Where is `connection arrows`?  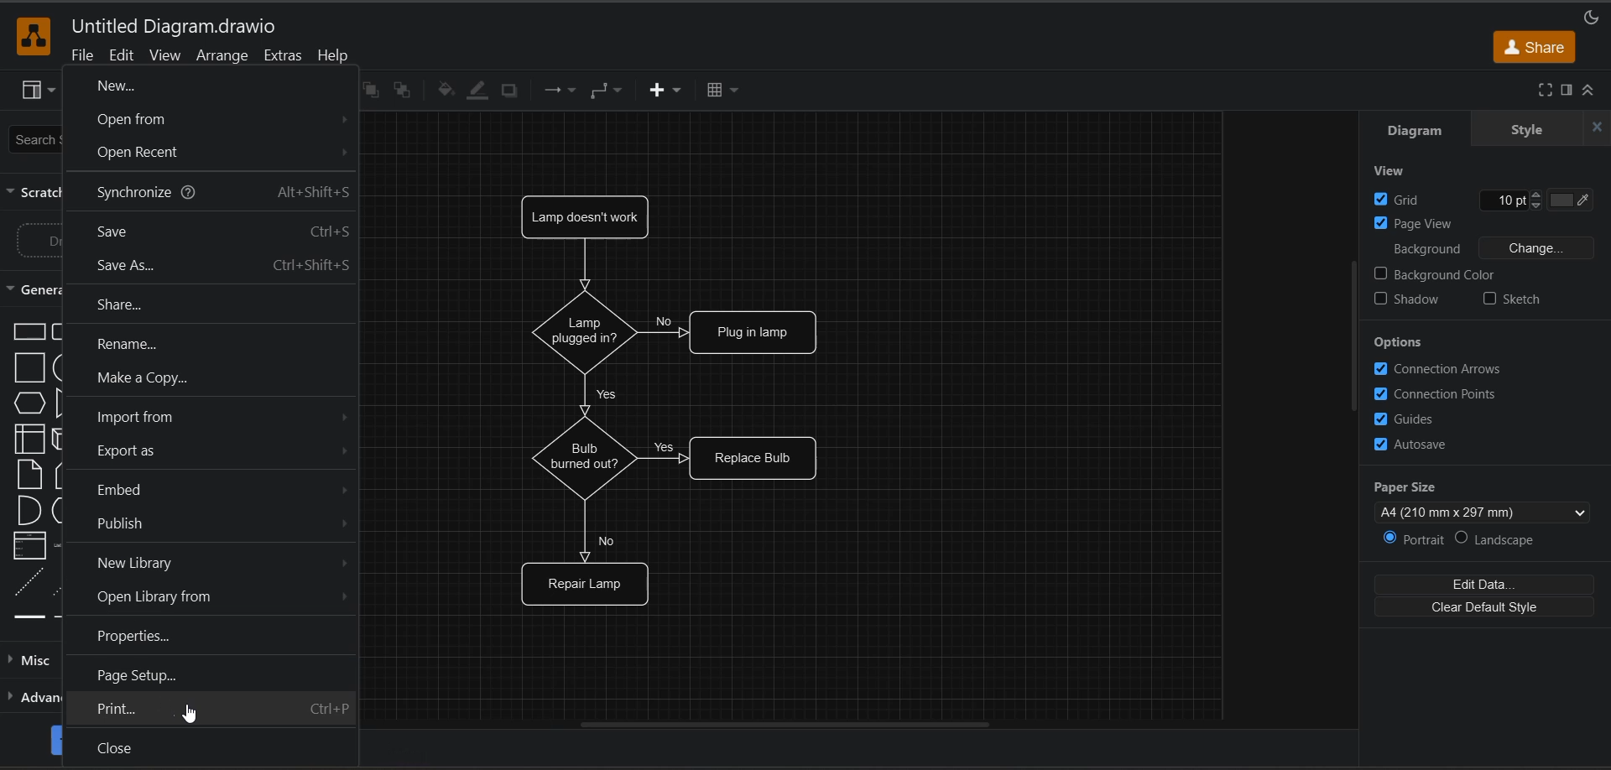
connection arrows is located at coordinates (1455, 367).